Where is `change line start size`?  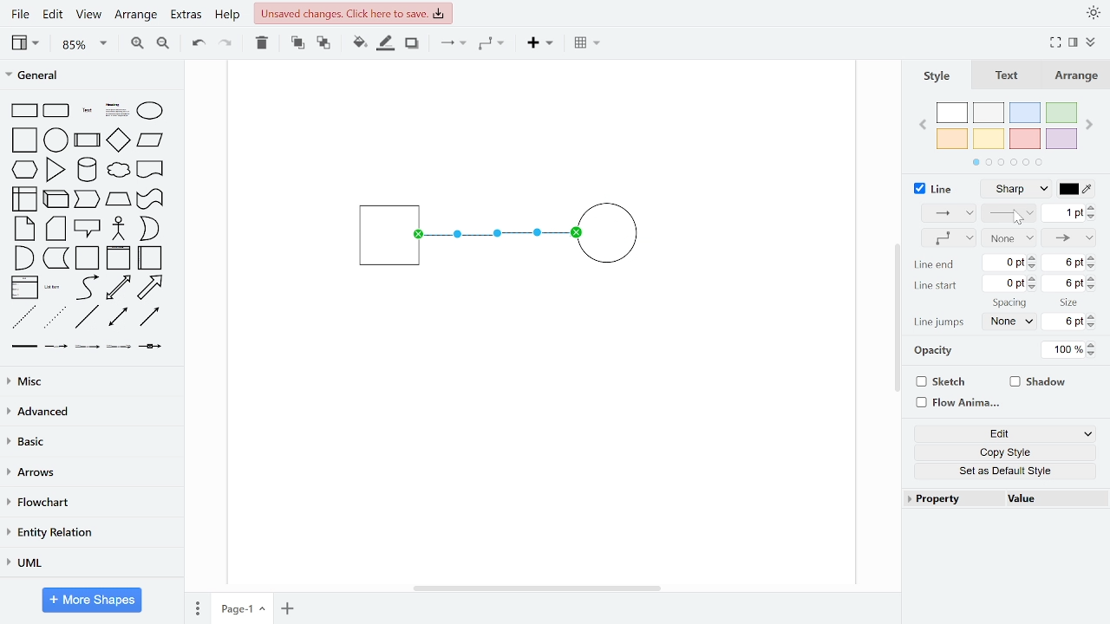
change line start size is located at coordinates (1068, 282).